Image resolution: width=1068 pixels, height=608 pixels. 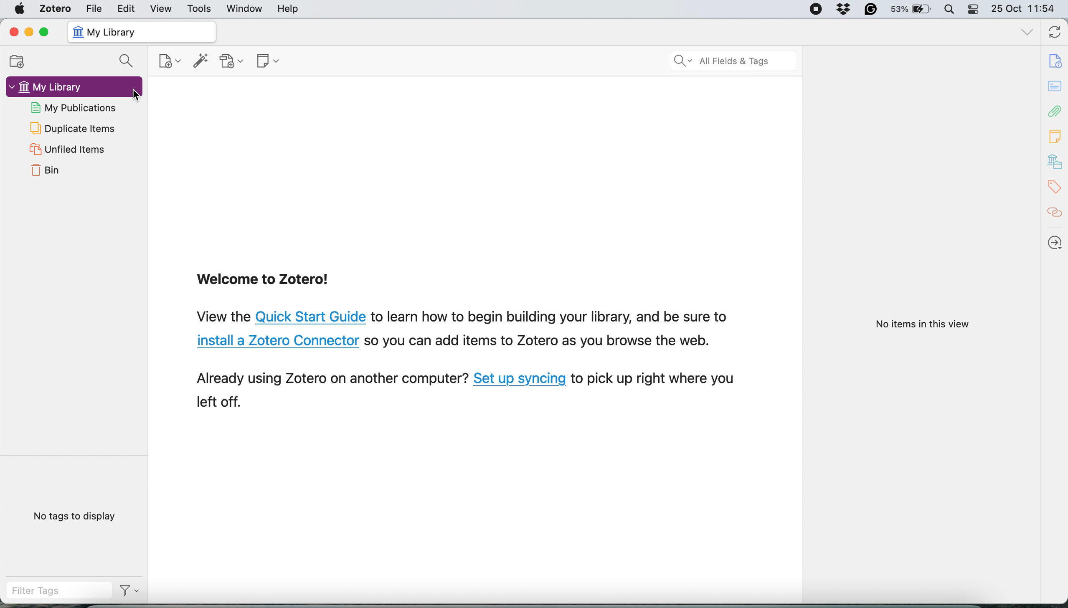 I want to click on system logo, so click(x=18, y=9).